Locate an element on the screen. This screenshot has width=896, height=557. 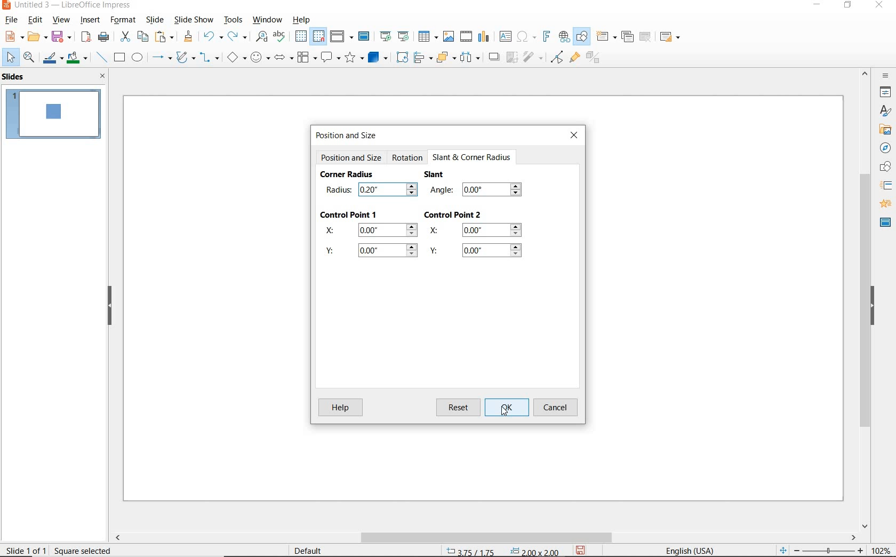
cursor is located at coordinates (503, 411).